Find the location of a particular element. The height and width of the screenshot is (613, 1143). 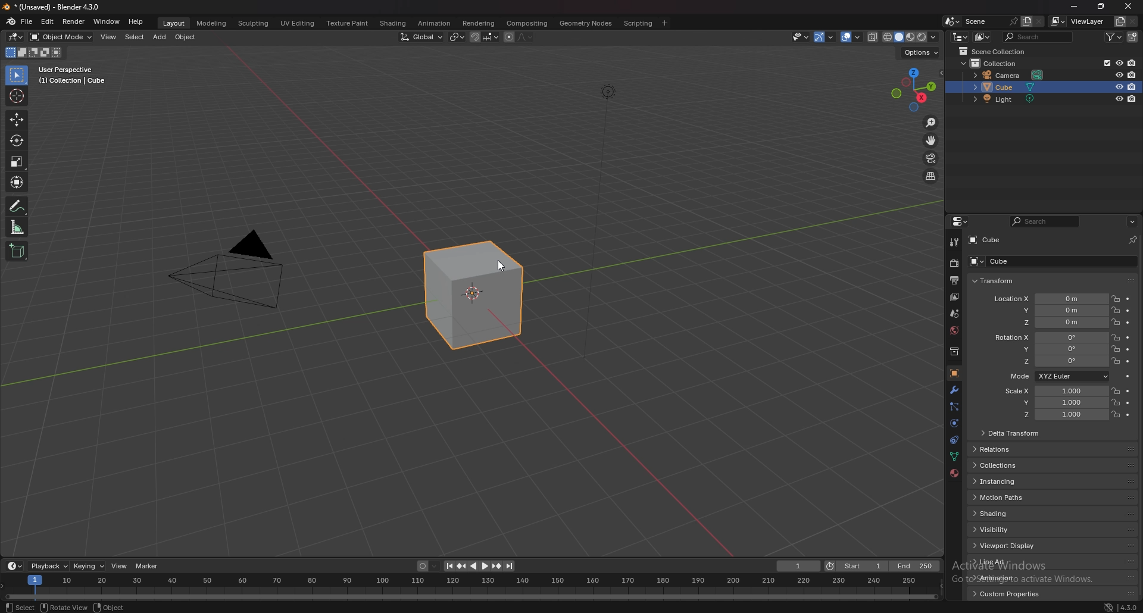

jump to endpoint is located at coordinates (448, 566).